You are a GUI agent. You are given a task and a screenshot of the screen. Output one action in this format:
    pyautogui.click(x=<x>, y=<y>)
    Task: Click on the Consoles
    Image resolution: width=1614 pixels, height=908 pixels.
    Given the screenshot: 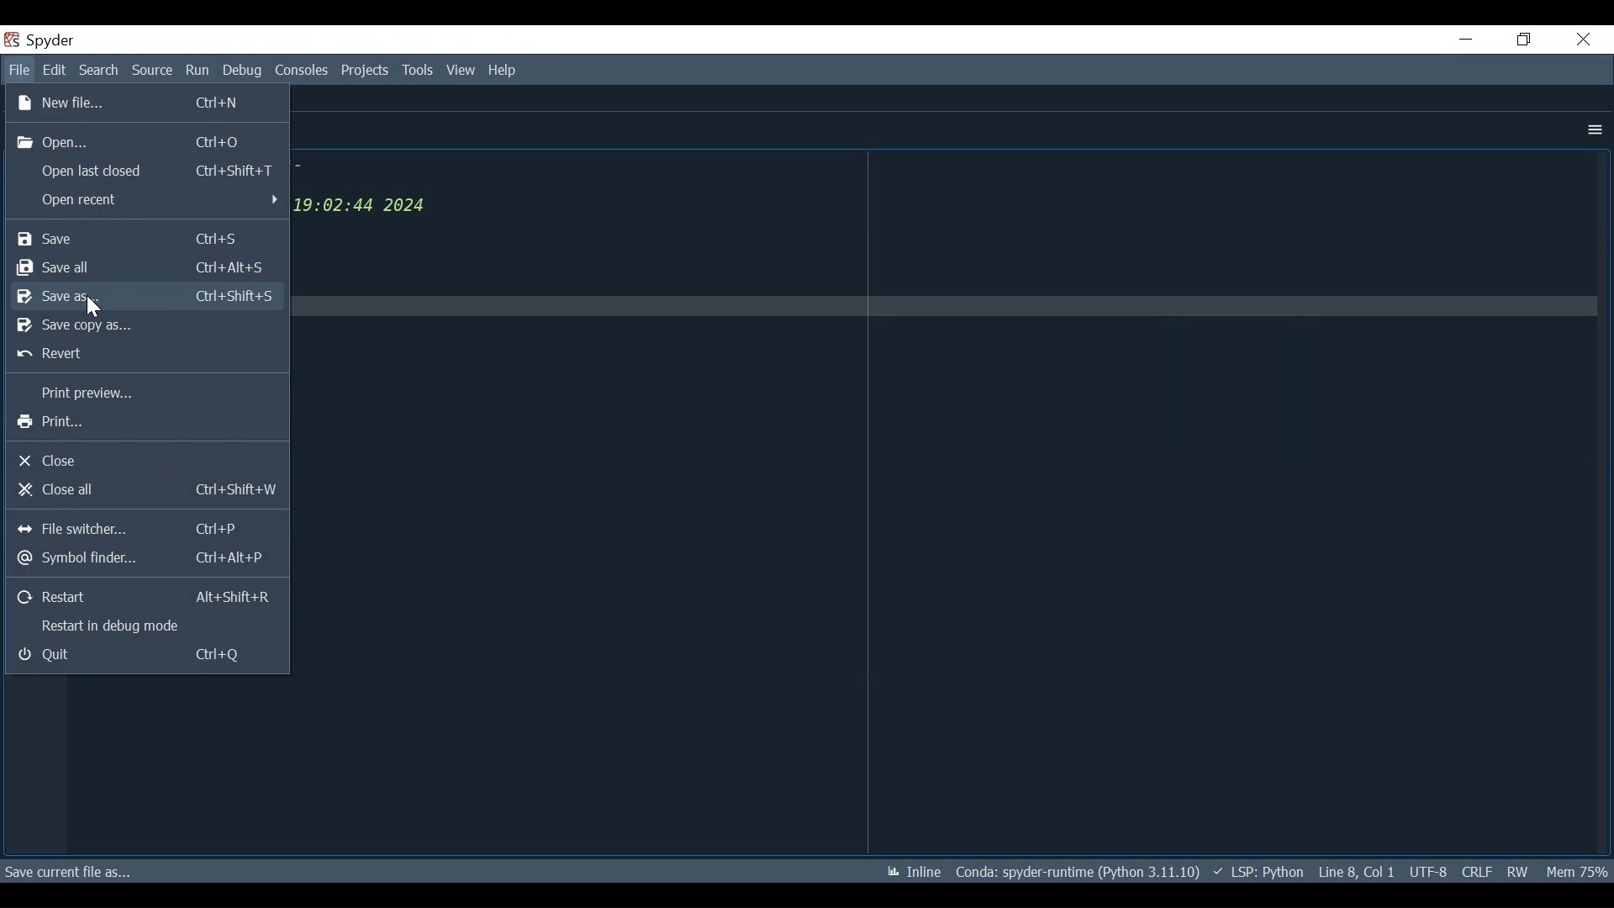 What is the action you would take?
    pyautogui.click(x=302, y=70)
    